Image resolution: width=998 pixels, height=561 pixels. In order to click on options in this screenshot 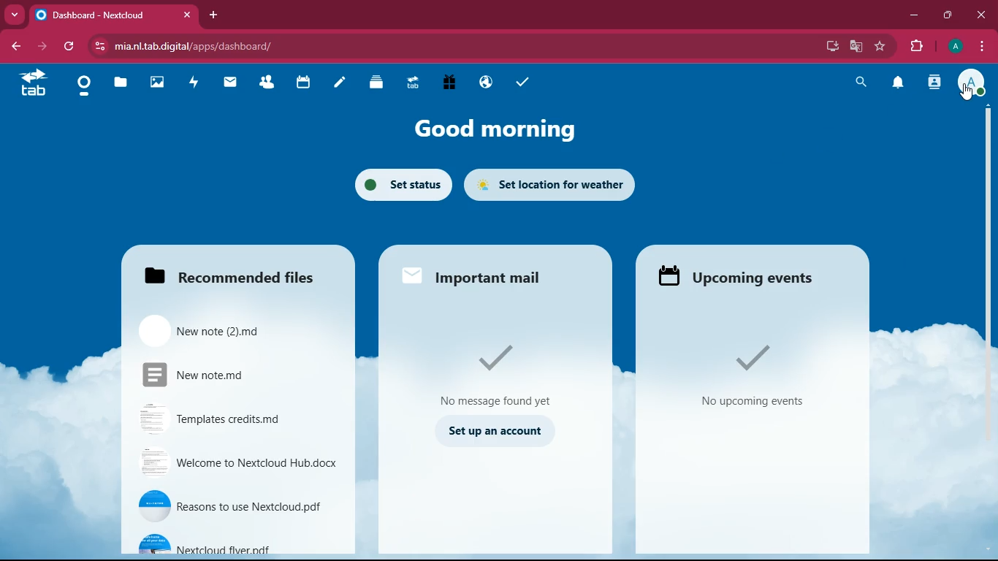, I will do `click(983, 46)`.